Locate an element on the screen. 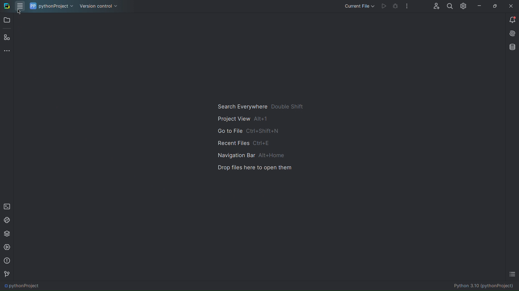 The width and height of the screenshot is (519, 291). Navigation Bar is located at coordinates (249, 156).